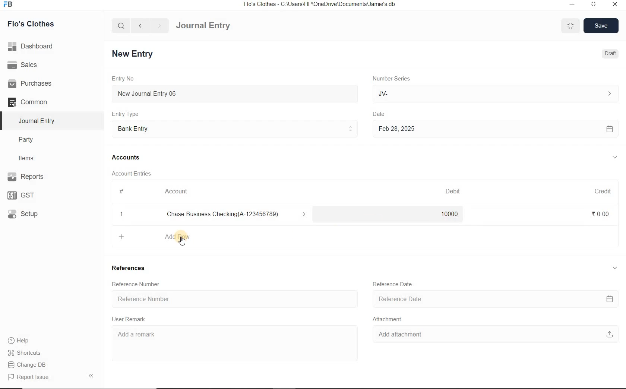  What do you see at coordinates (122, 191) in the screenshot?
I see `#` at bounding box center [122, 191].